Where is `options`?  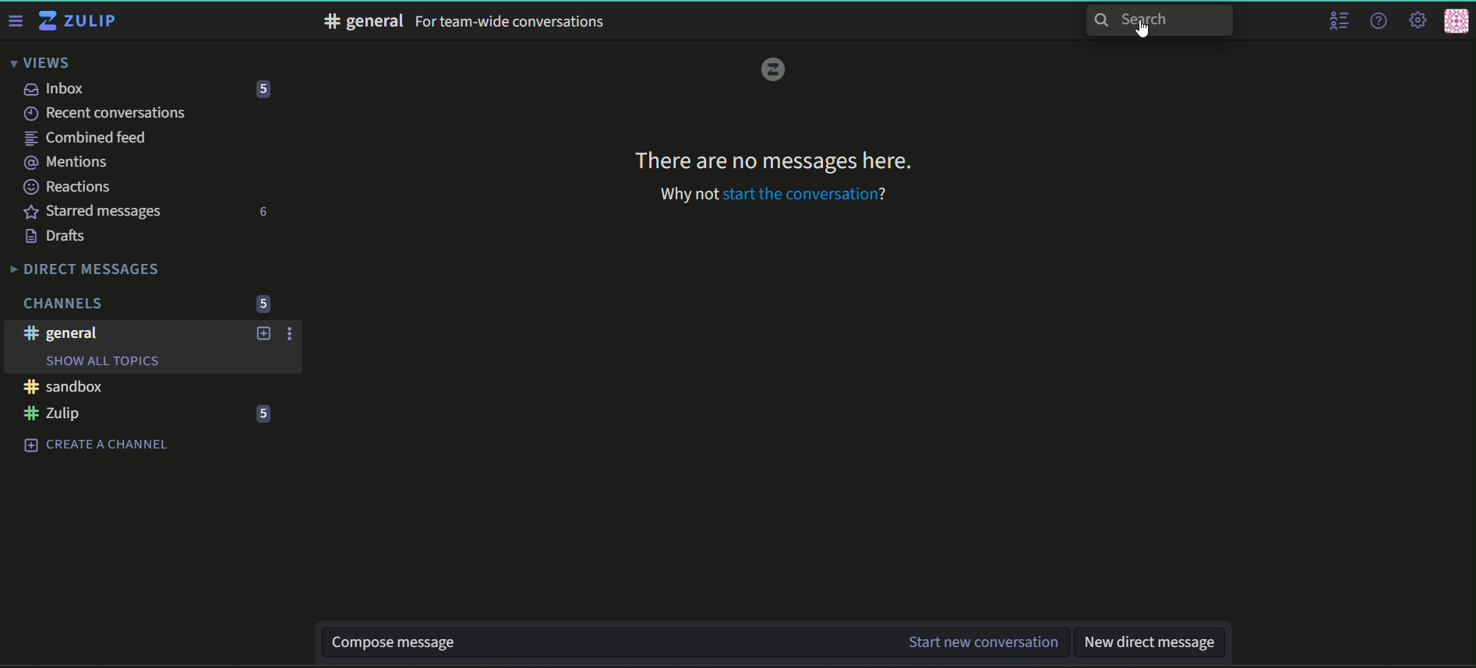
options is located at coordinates (291, 335).